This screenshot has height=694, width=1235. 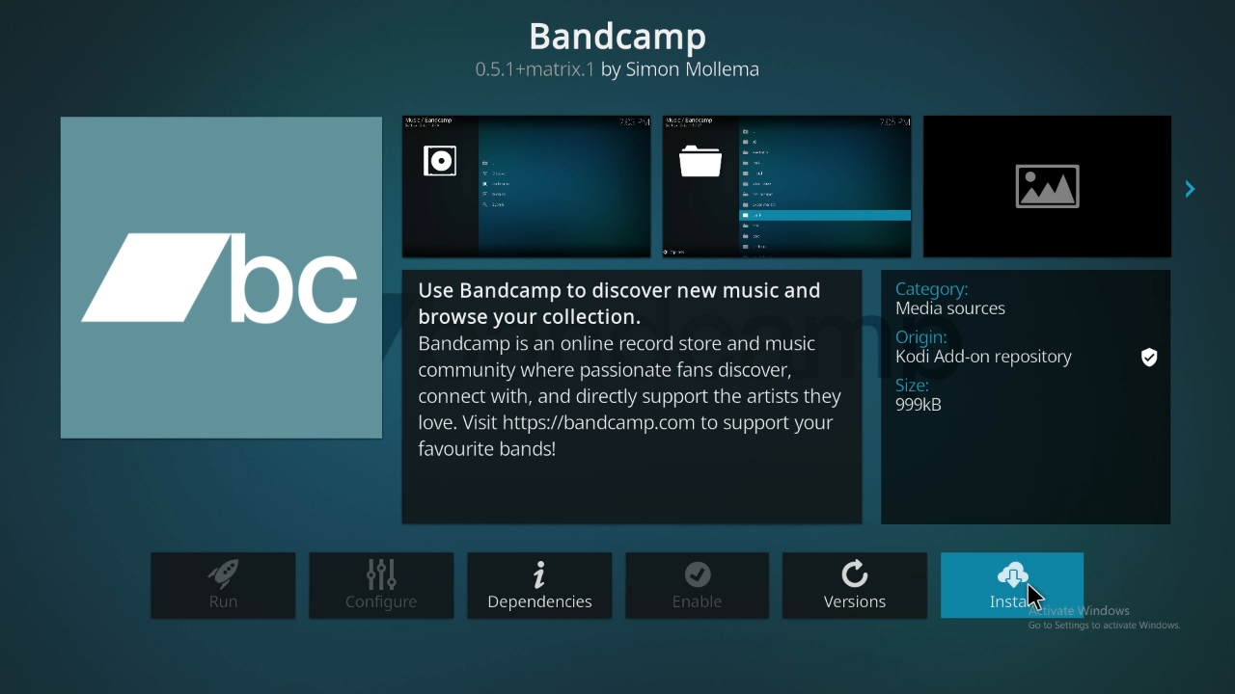 I want to click on preview, so click(x=528, y=186).